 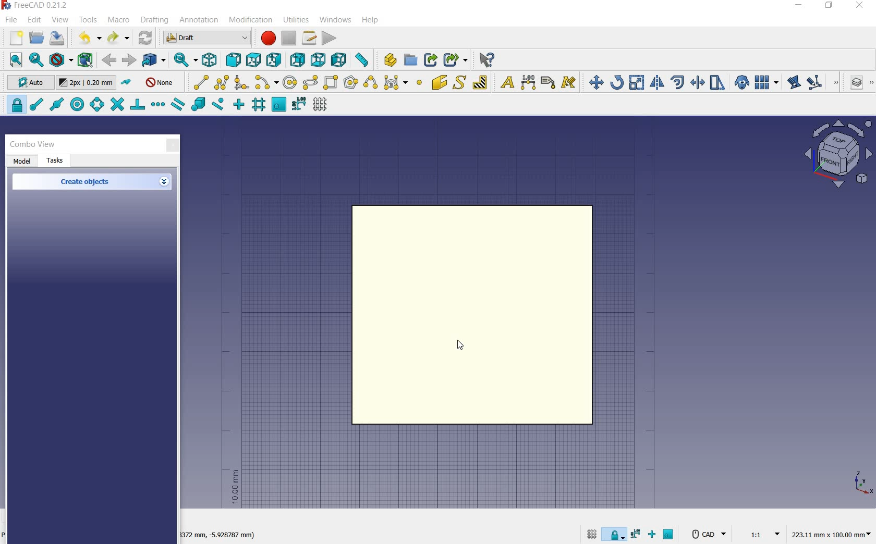 I want to click on create a clone, so click(x=740, y=83).